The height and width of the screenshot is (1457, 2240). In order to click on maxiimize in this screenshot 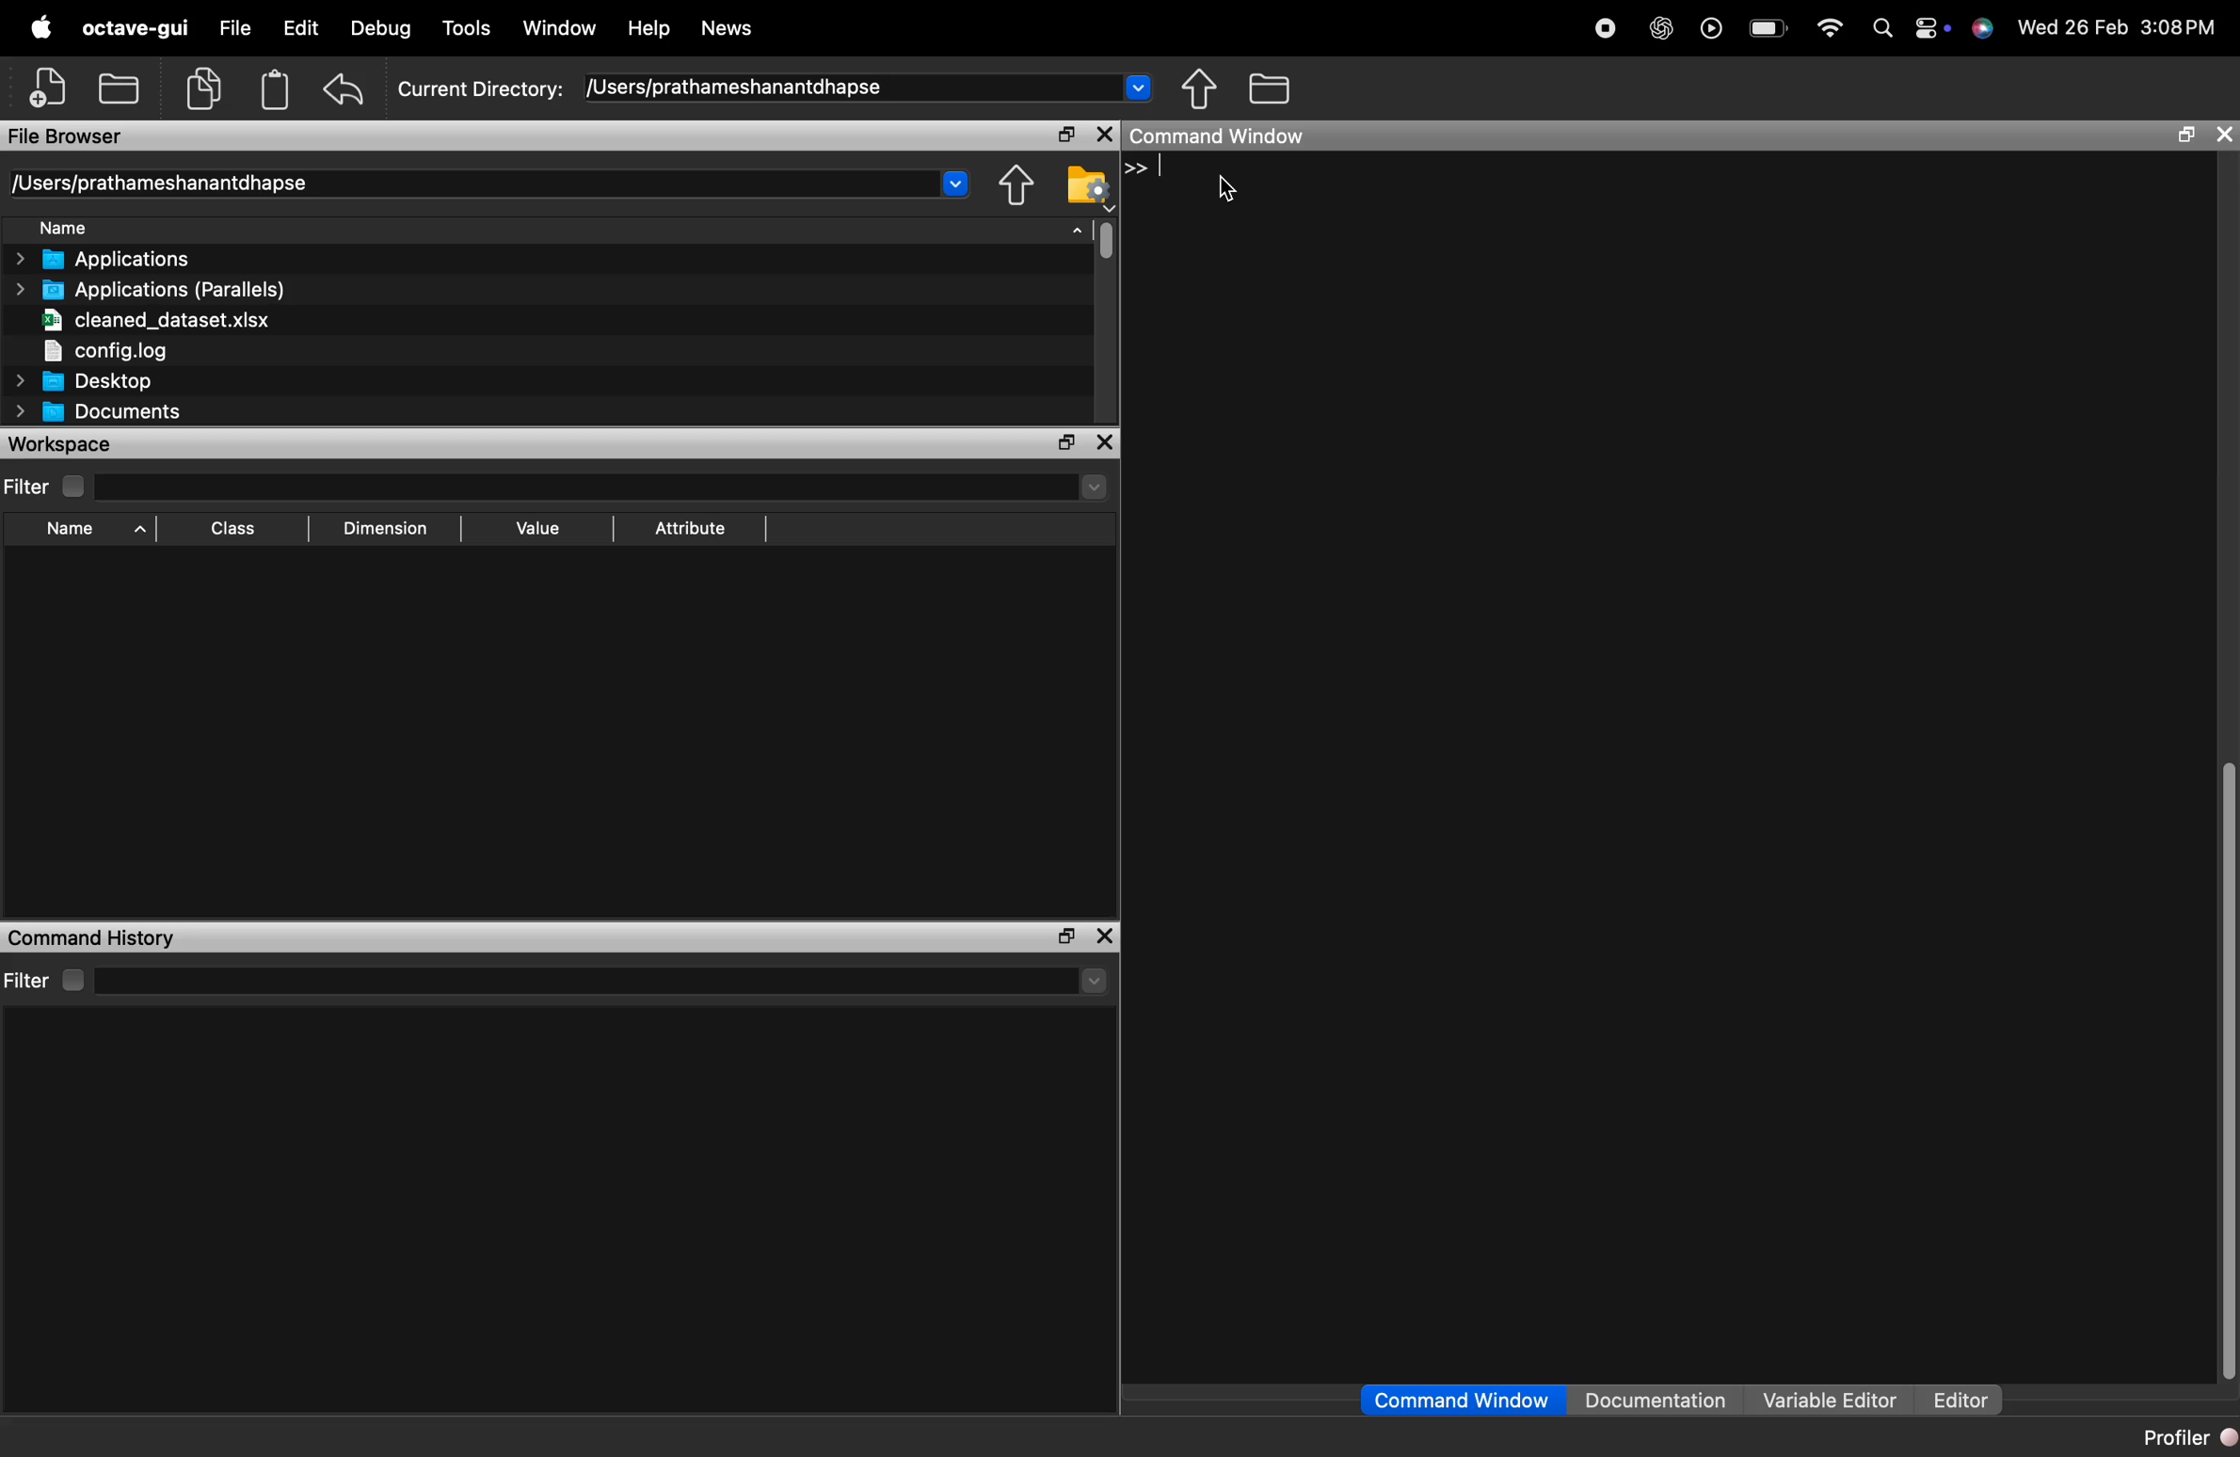, I will do `click(1064, 443)`.